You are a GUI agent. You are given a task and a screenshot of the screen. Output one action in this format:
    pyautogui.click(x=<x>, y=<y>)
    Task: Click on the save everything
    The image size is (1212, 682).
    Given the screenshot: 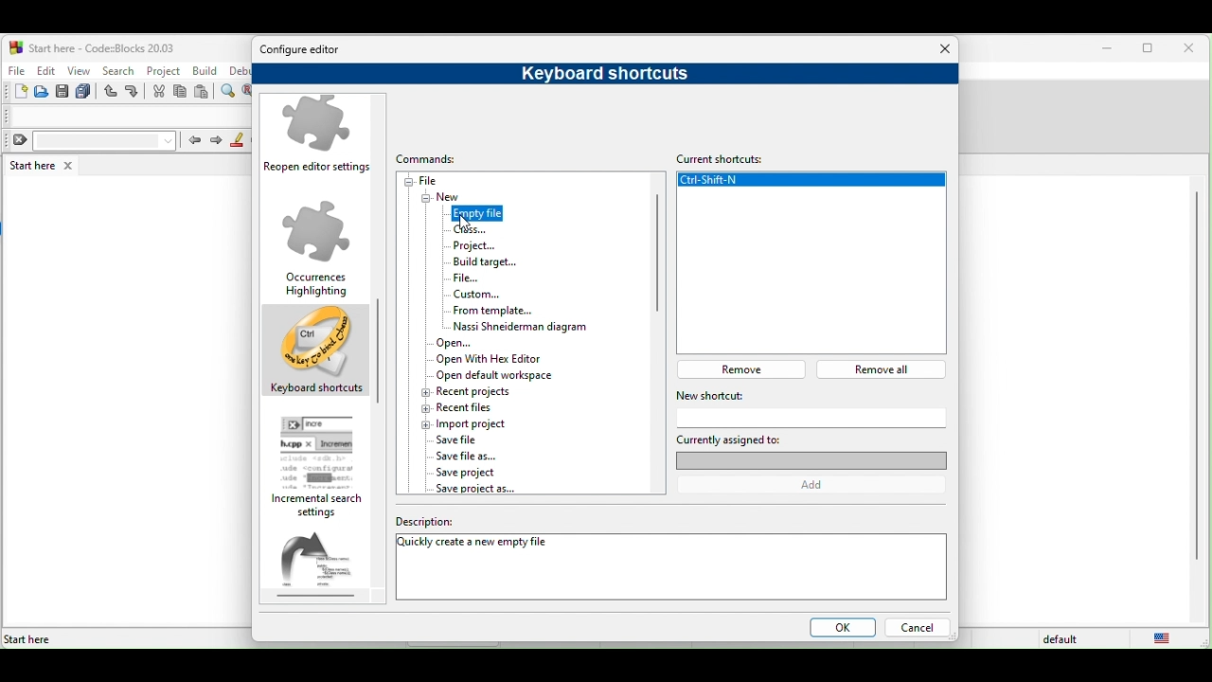 What is the action you would take?
    pyautogui.click(x=85, y=92)
    